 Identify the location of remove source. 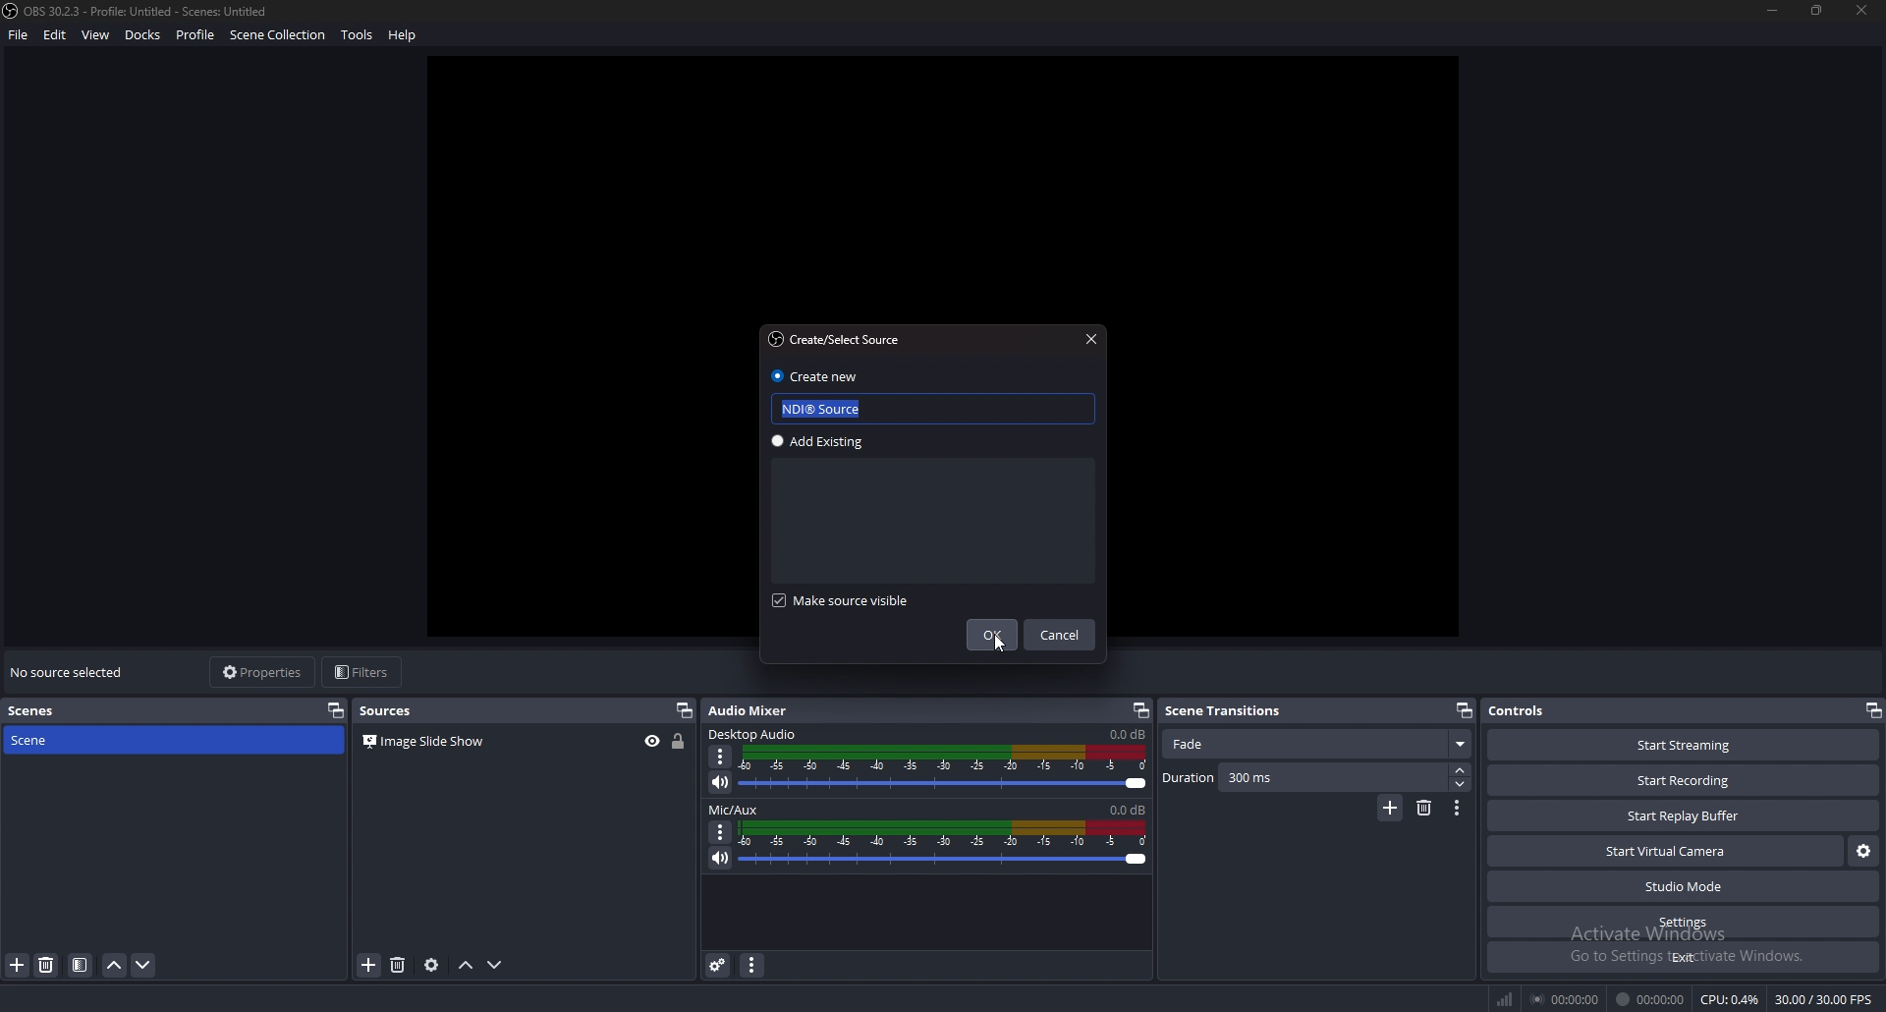
(47, 965).